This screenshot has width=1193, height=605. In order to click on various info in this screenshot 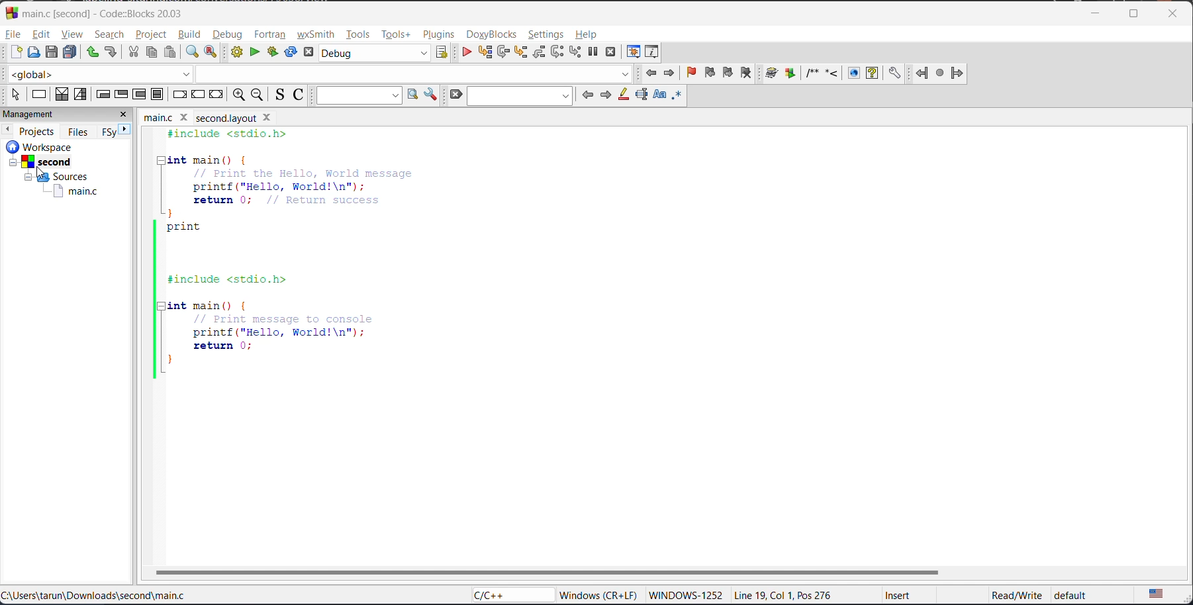, I will do `click(655, 53)`.